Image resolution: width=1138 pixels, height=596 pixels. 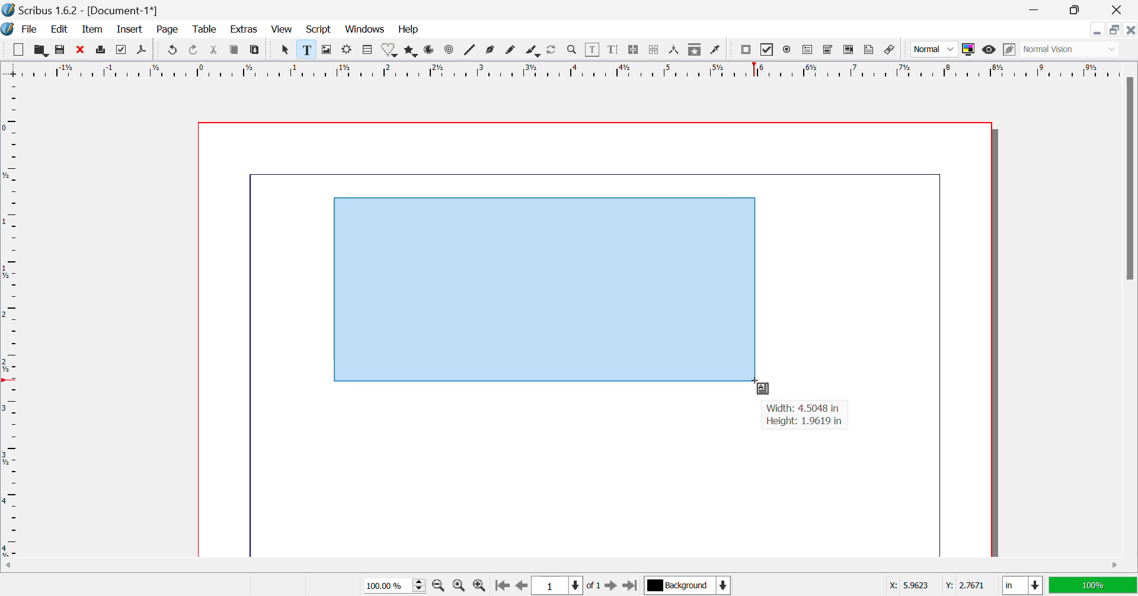 I want to click on Windows, so click(x=365, y=30).